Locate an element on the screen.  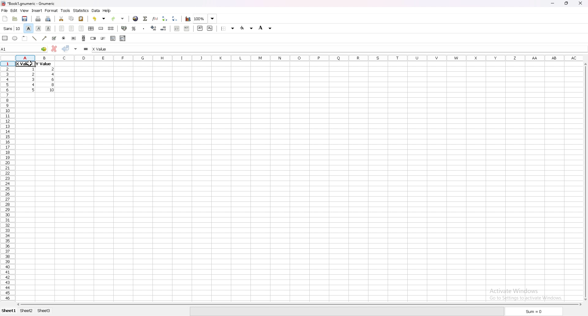
value is located at coordinates (34, 90).